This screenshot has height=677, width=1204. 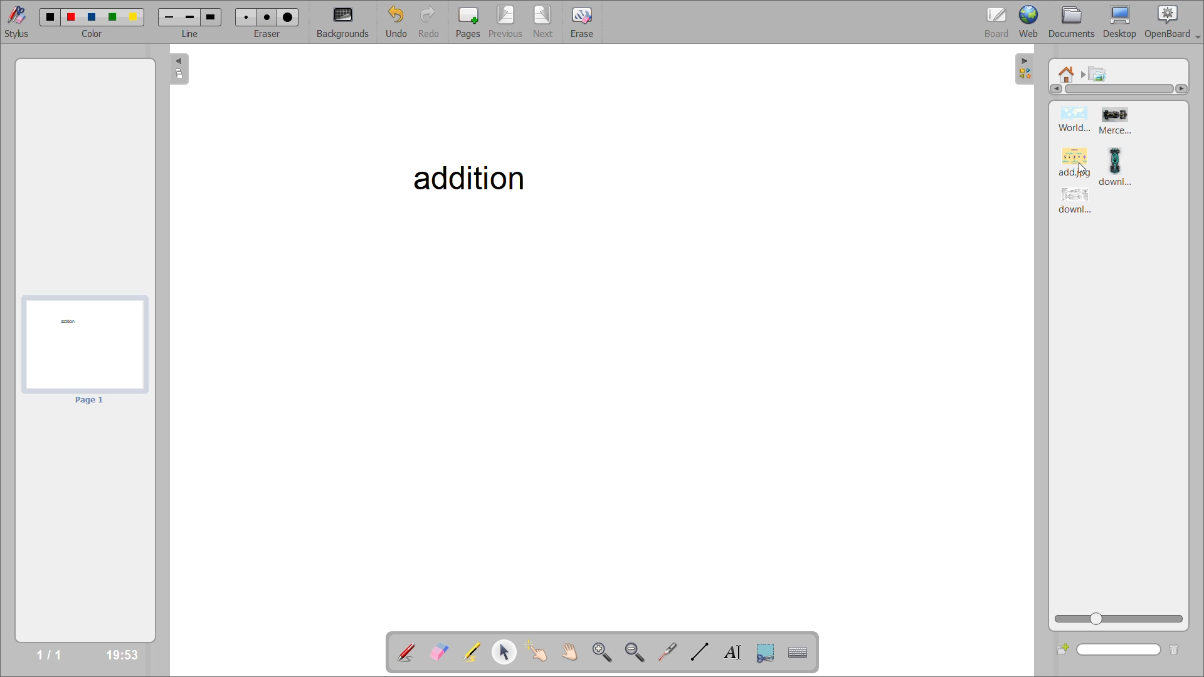 What do you see at coordinates (1176, 651) in the screenshot?
I see `delete` at bounding box center [1176, 651].